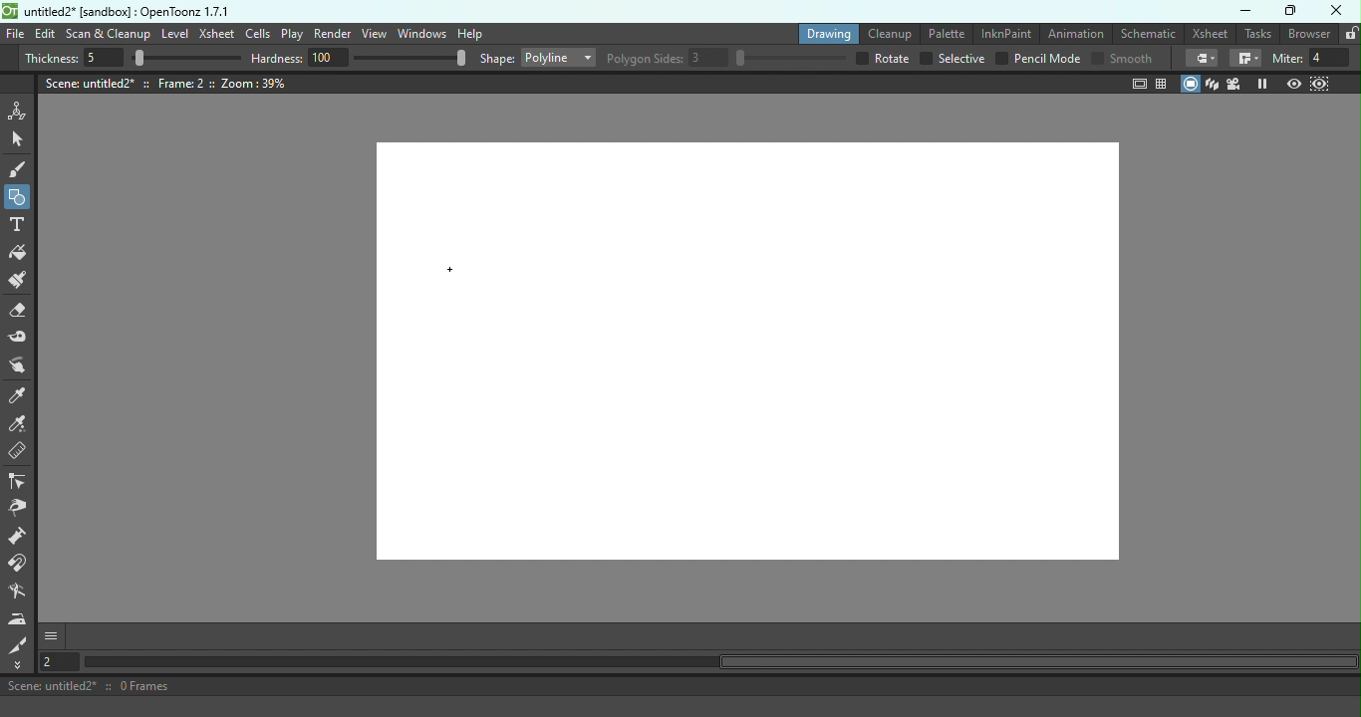 The width and height of the screenshot is (1361, 717). What do you see at coordinates (1295, 82) in the screenshot?
I see `Preview` at bounding box center [1295, 82].